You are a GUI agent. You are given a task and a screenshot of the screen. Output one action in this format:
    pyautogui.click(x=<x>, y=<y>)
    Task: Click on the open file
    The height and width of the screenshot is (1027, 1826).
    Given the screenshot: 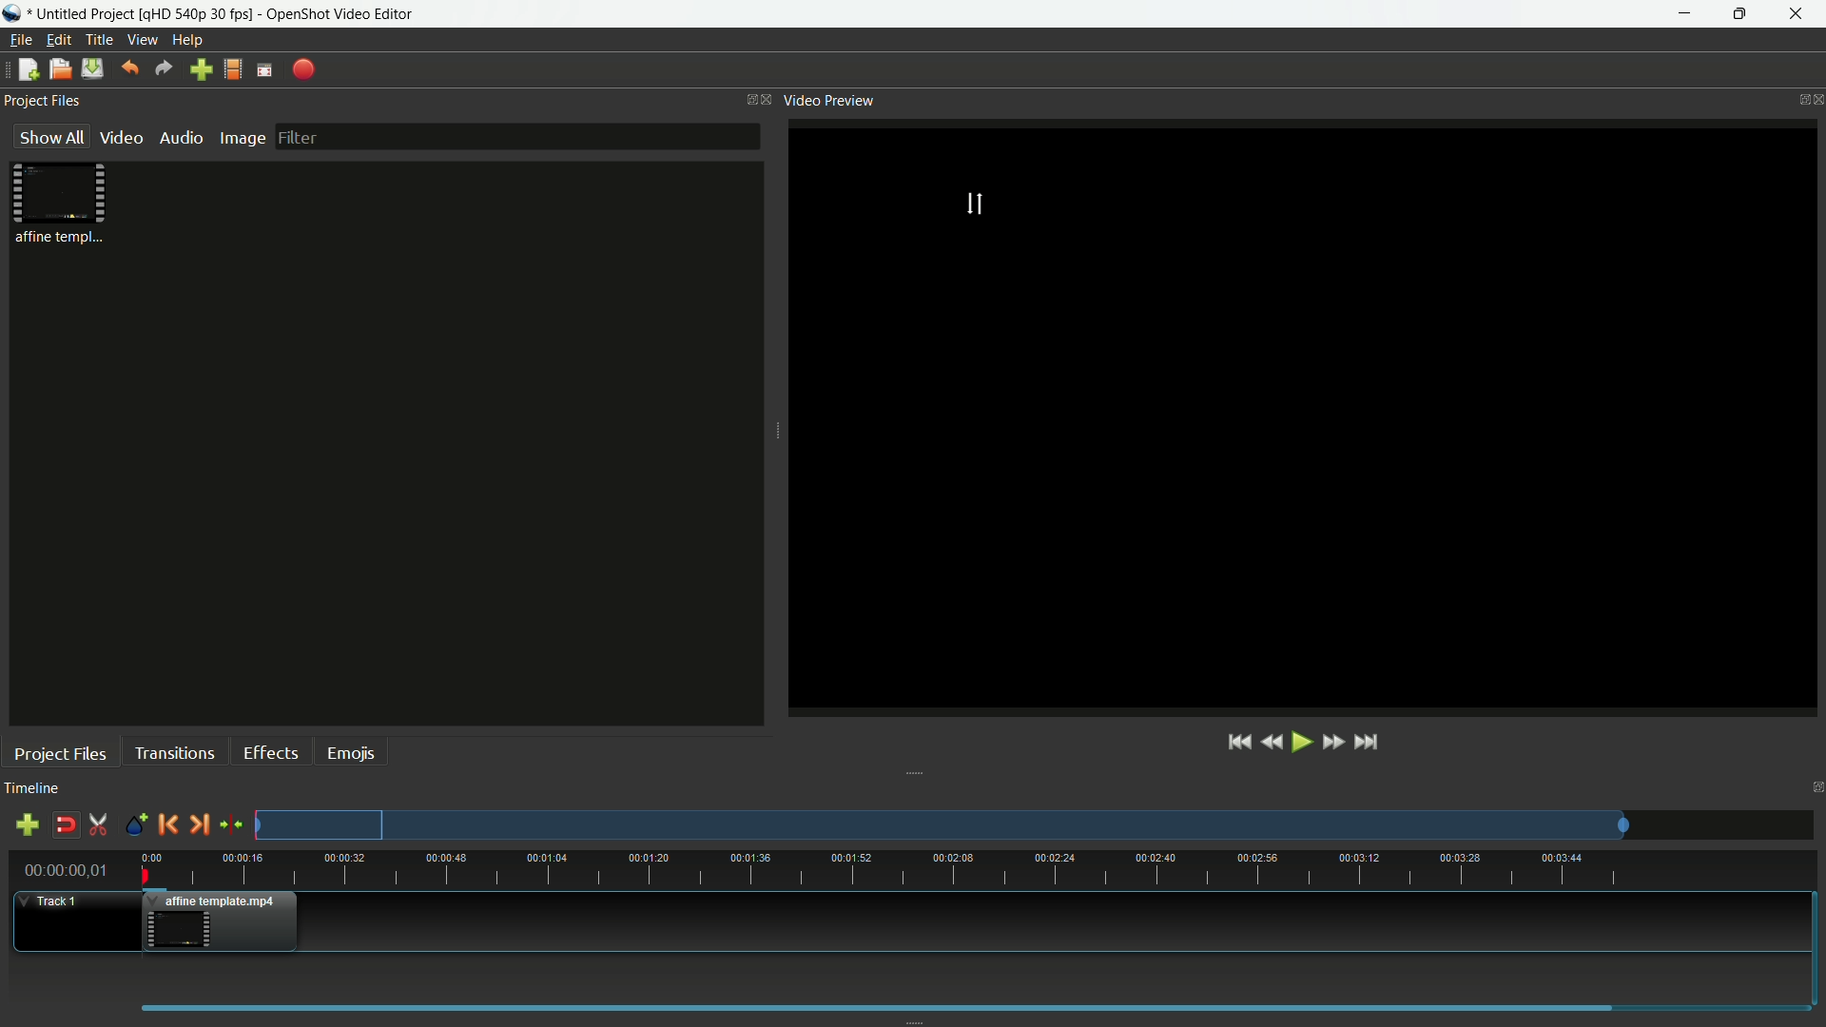 What is the action you would take?
    pyautogui.click(x=58, y=69)
    